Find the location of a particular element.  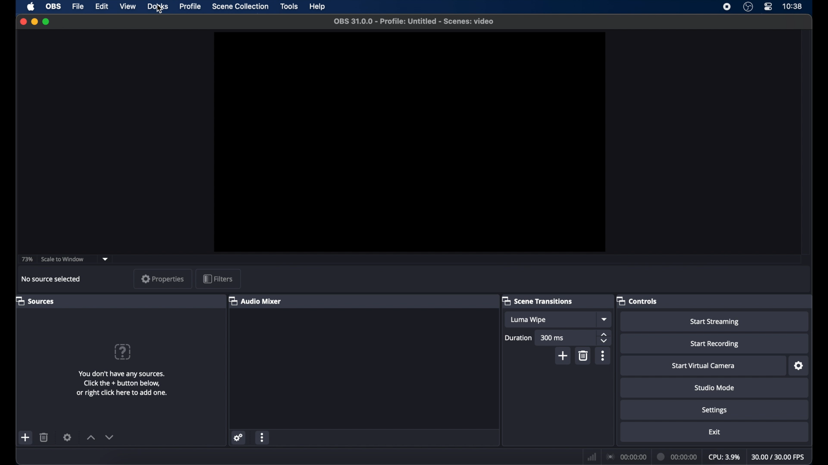

scene collection is located at coordinates (241, 6).